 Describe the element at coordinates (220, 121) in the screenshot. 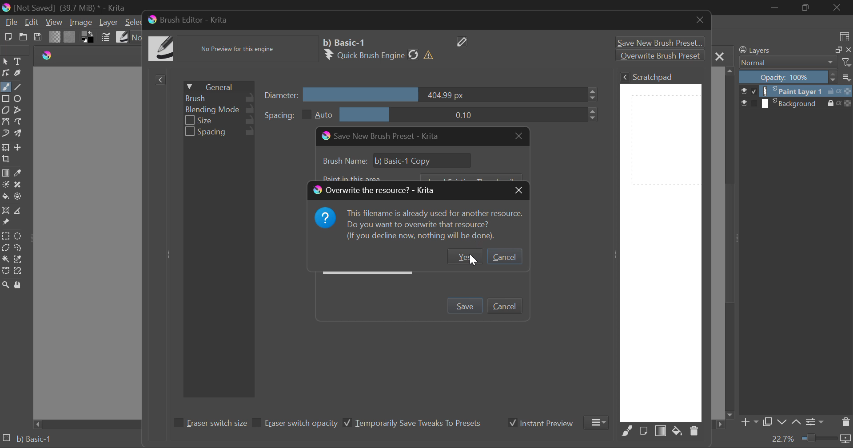

I see `Size` at that location.